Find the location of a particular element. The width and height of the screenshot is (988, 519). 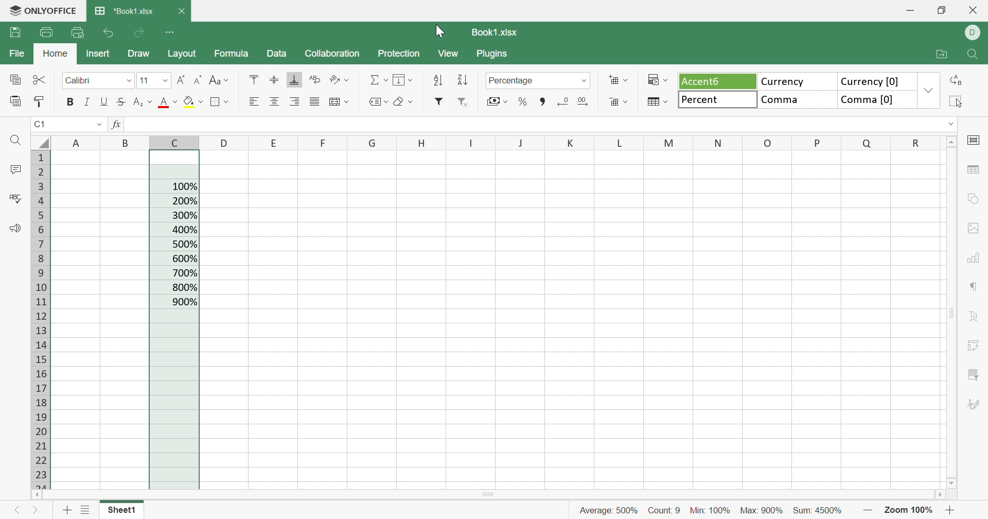

Fill color is located at coordinates (191, 100).